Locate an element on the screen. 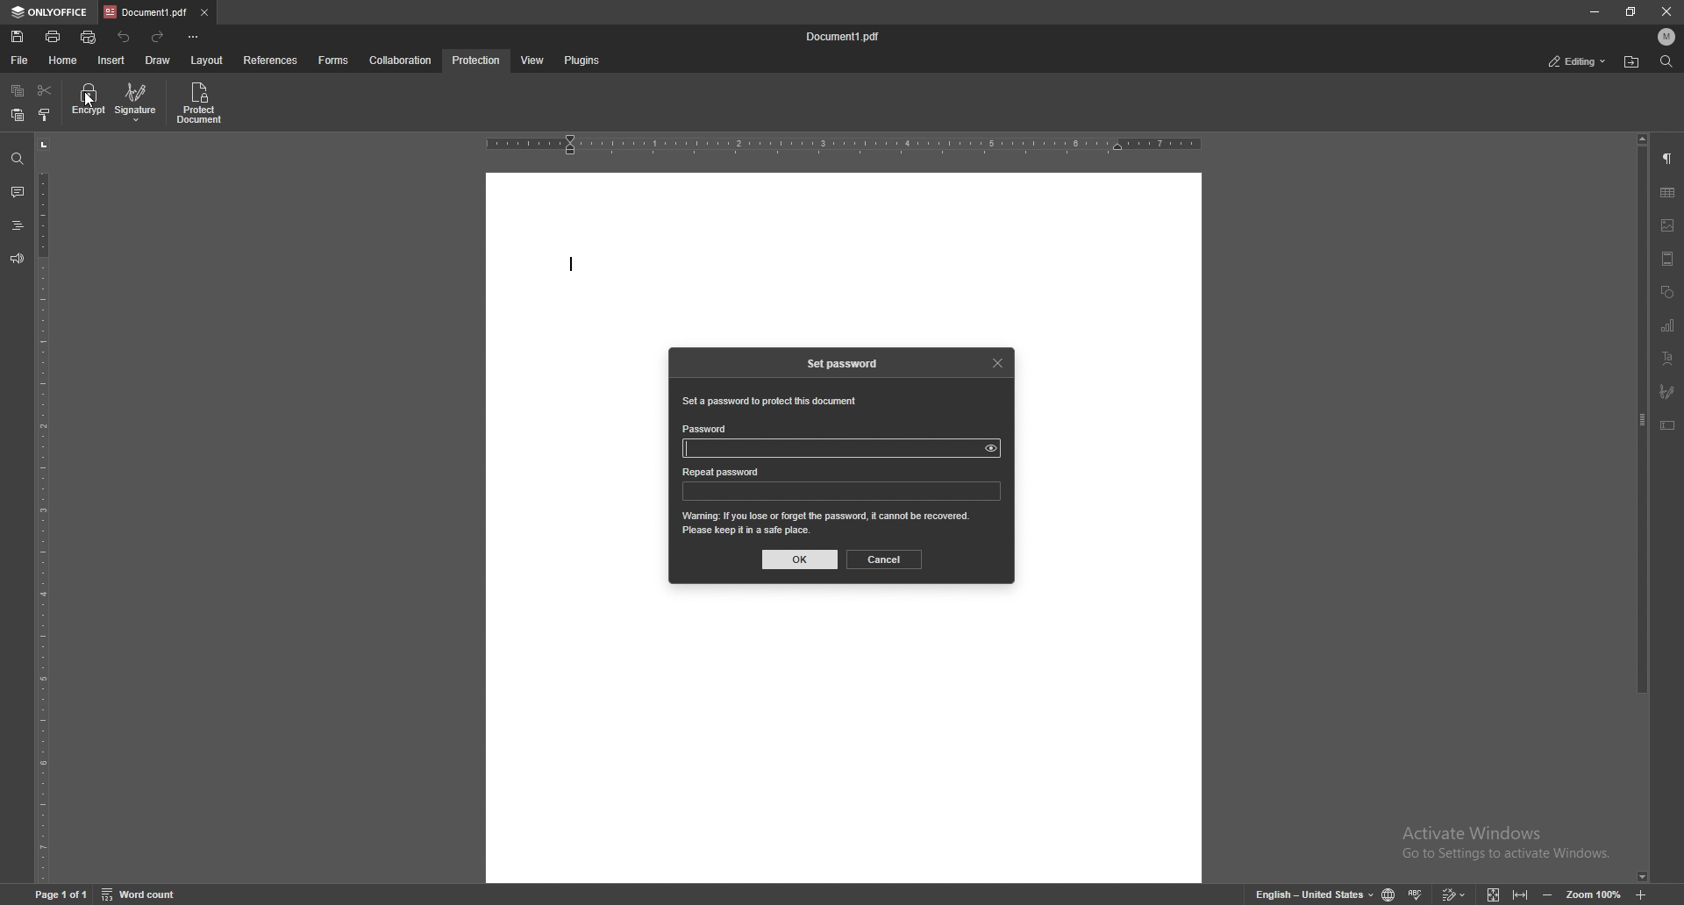  spell check is located at coordinates (1417, 894).